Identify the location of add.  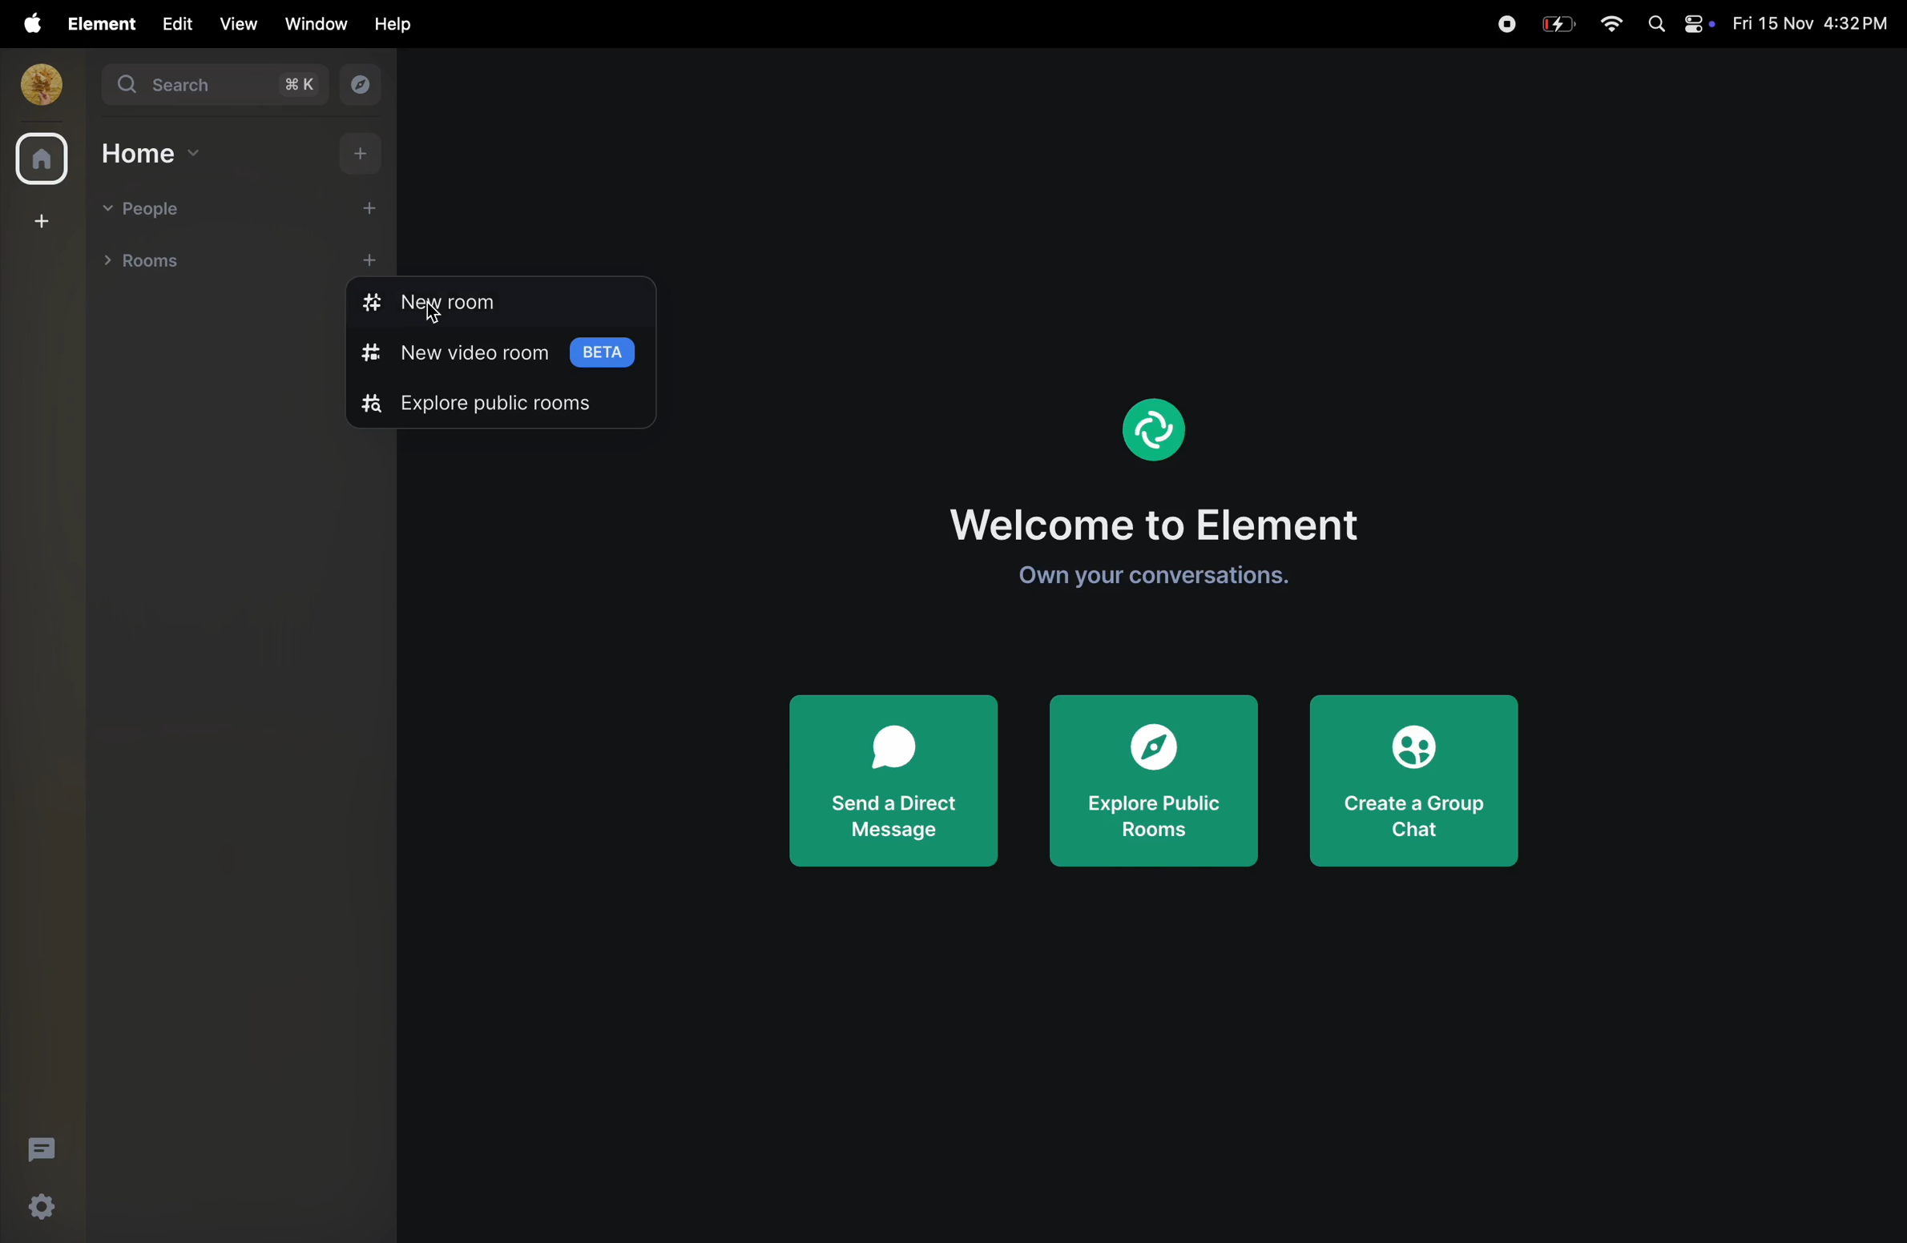
(354, 156).